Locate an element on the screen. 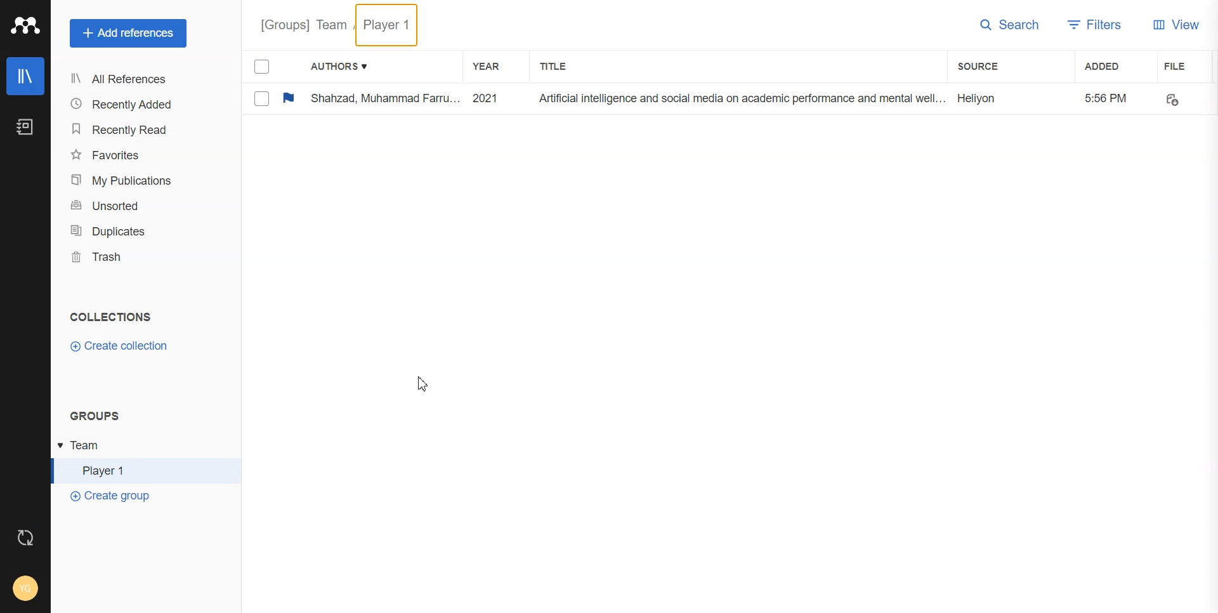 The width and height of the screenshot is (1218, 613). View  is located at coordinates (1176, 25).